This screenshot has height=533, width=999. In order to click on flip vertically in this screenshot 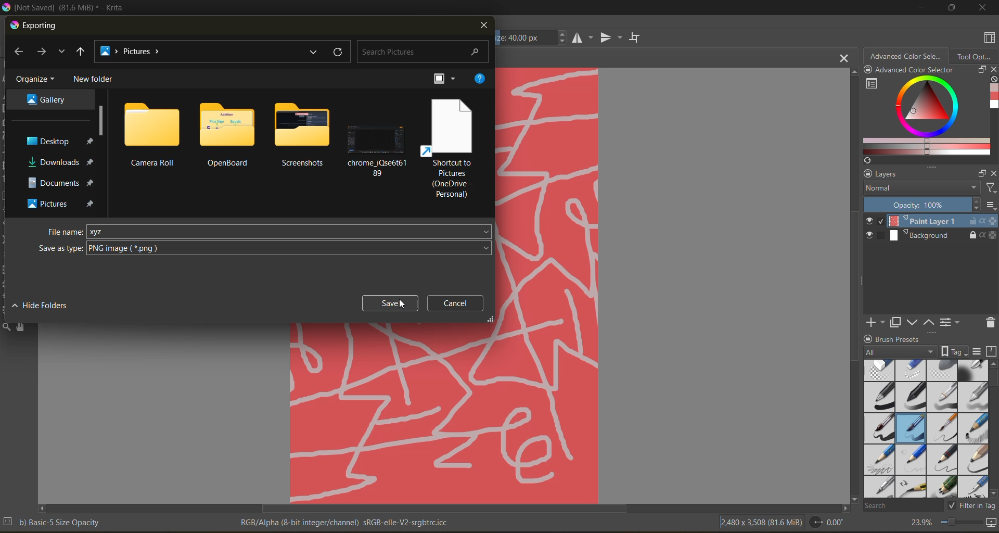, I will do `click(609, 39)`.